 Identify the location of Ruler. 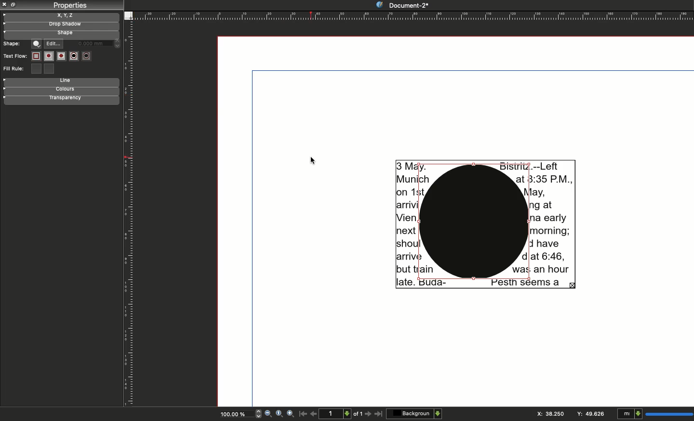
(414, 15).